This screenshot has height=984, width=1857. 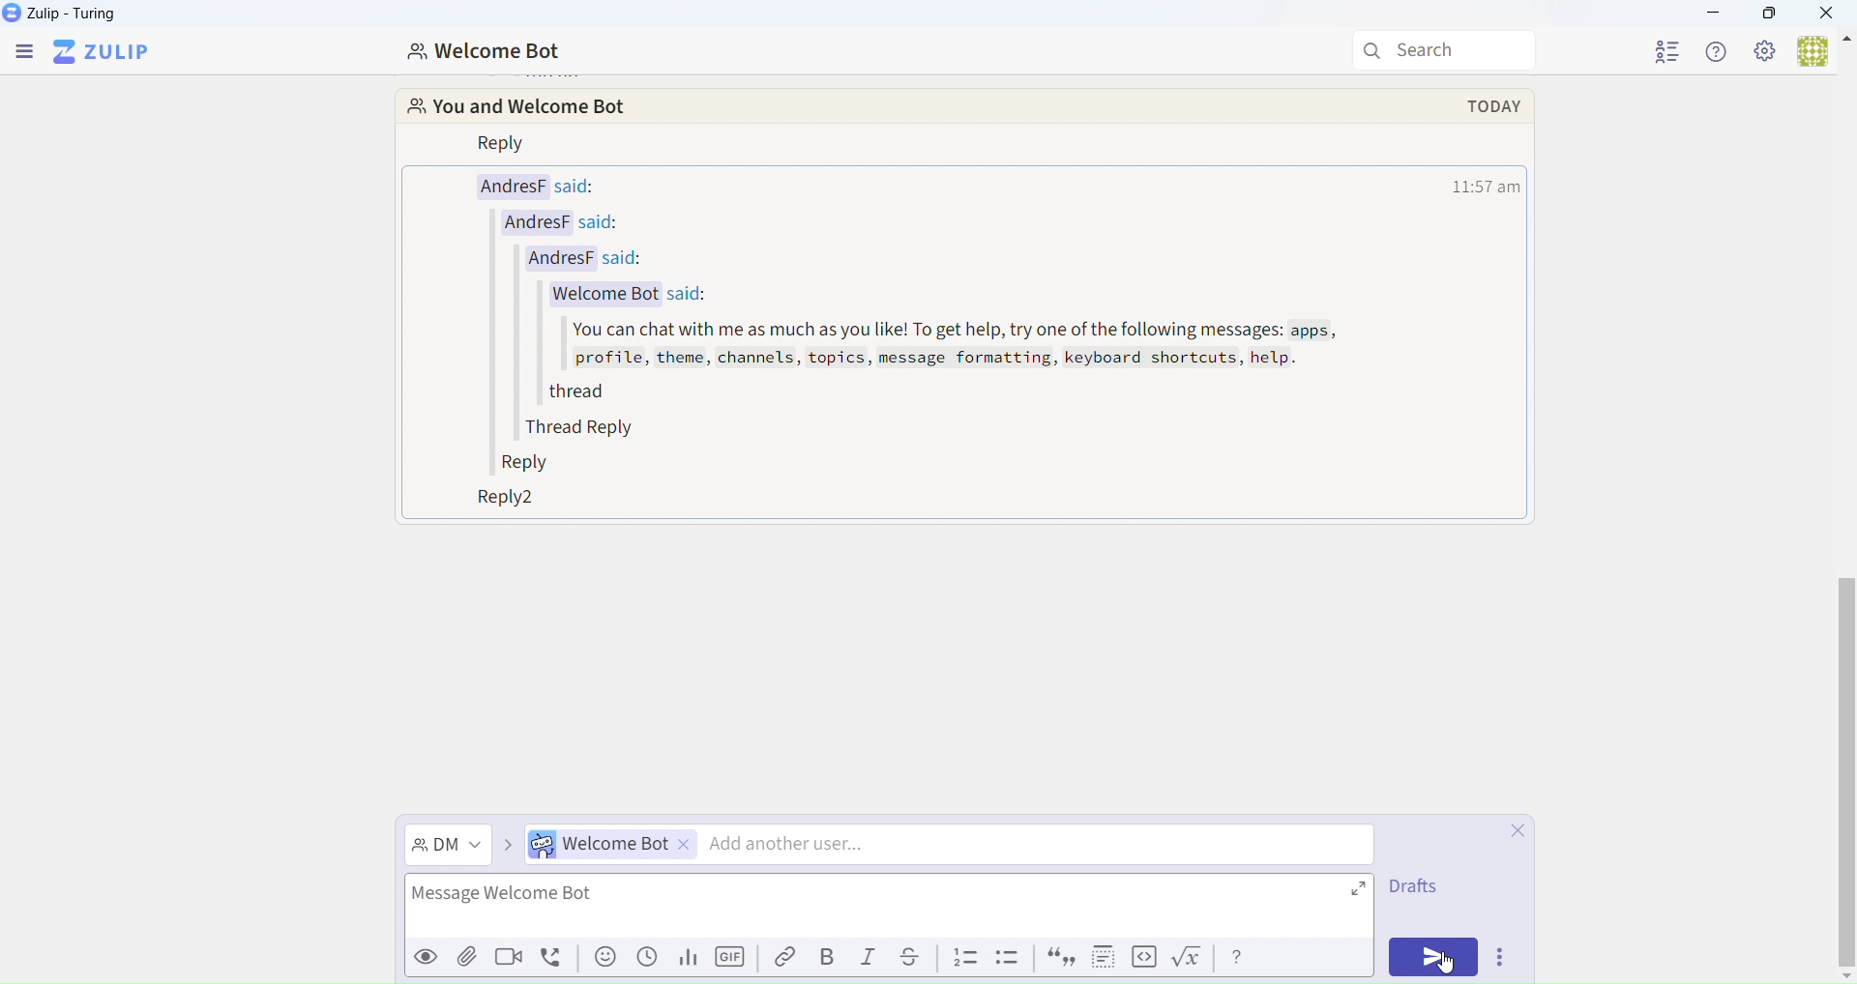 I want to click on Close, so click(x=1518, y=832).